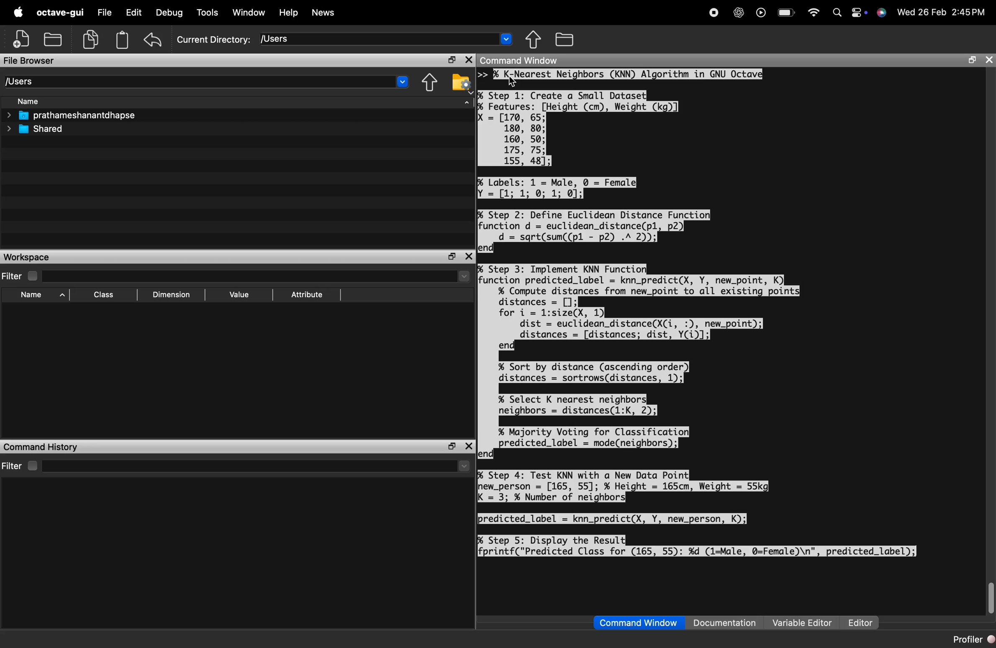 This screenshot has width=996, height=648. Describe the element at coordinates (720, 619) in the screenshot. I see `1 Documentation` at that location.